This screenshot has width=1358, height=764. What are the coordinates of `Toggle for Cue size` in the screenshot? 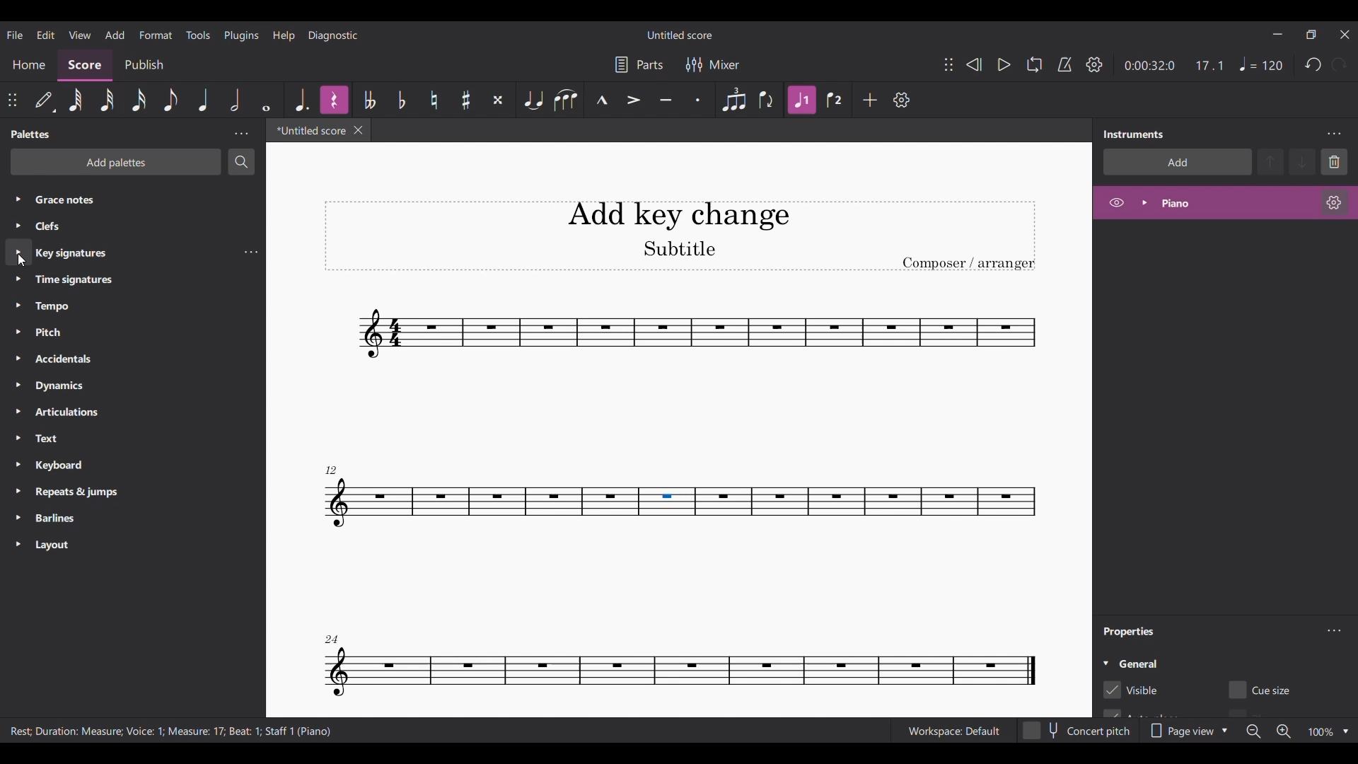 It's located at (1263, 690).